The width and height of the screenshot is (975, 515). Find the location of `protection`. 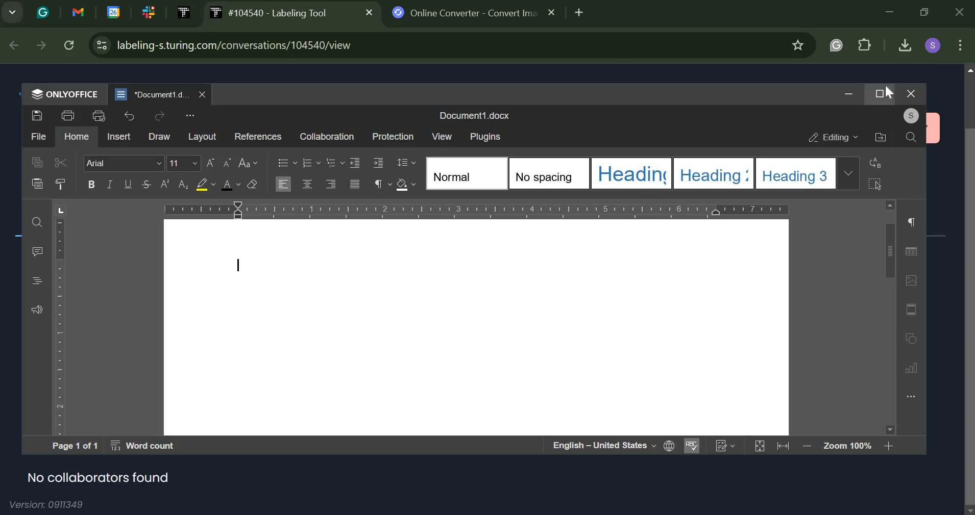

protection is located at coordinates (392, 137).